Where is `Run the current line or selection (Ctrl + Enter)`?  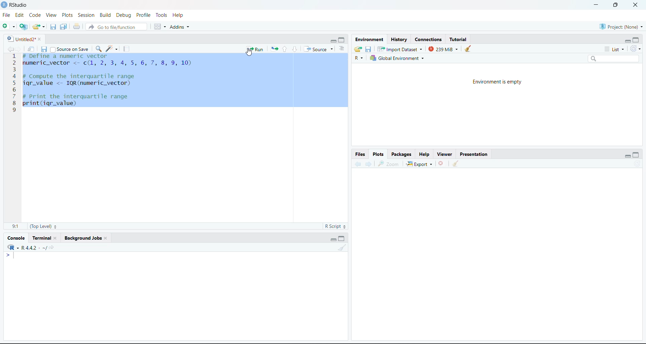
Run the current line or selection (Ctrl + Enter) is located at coordinates (255, 48).